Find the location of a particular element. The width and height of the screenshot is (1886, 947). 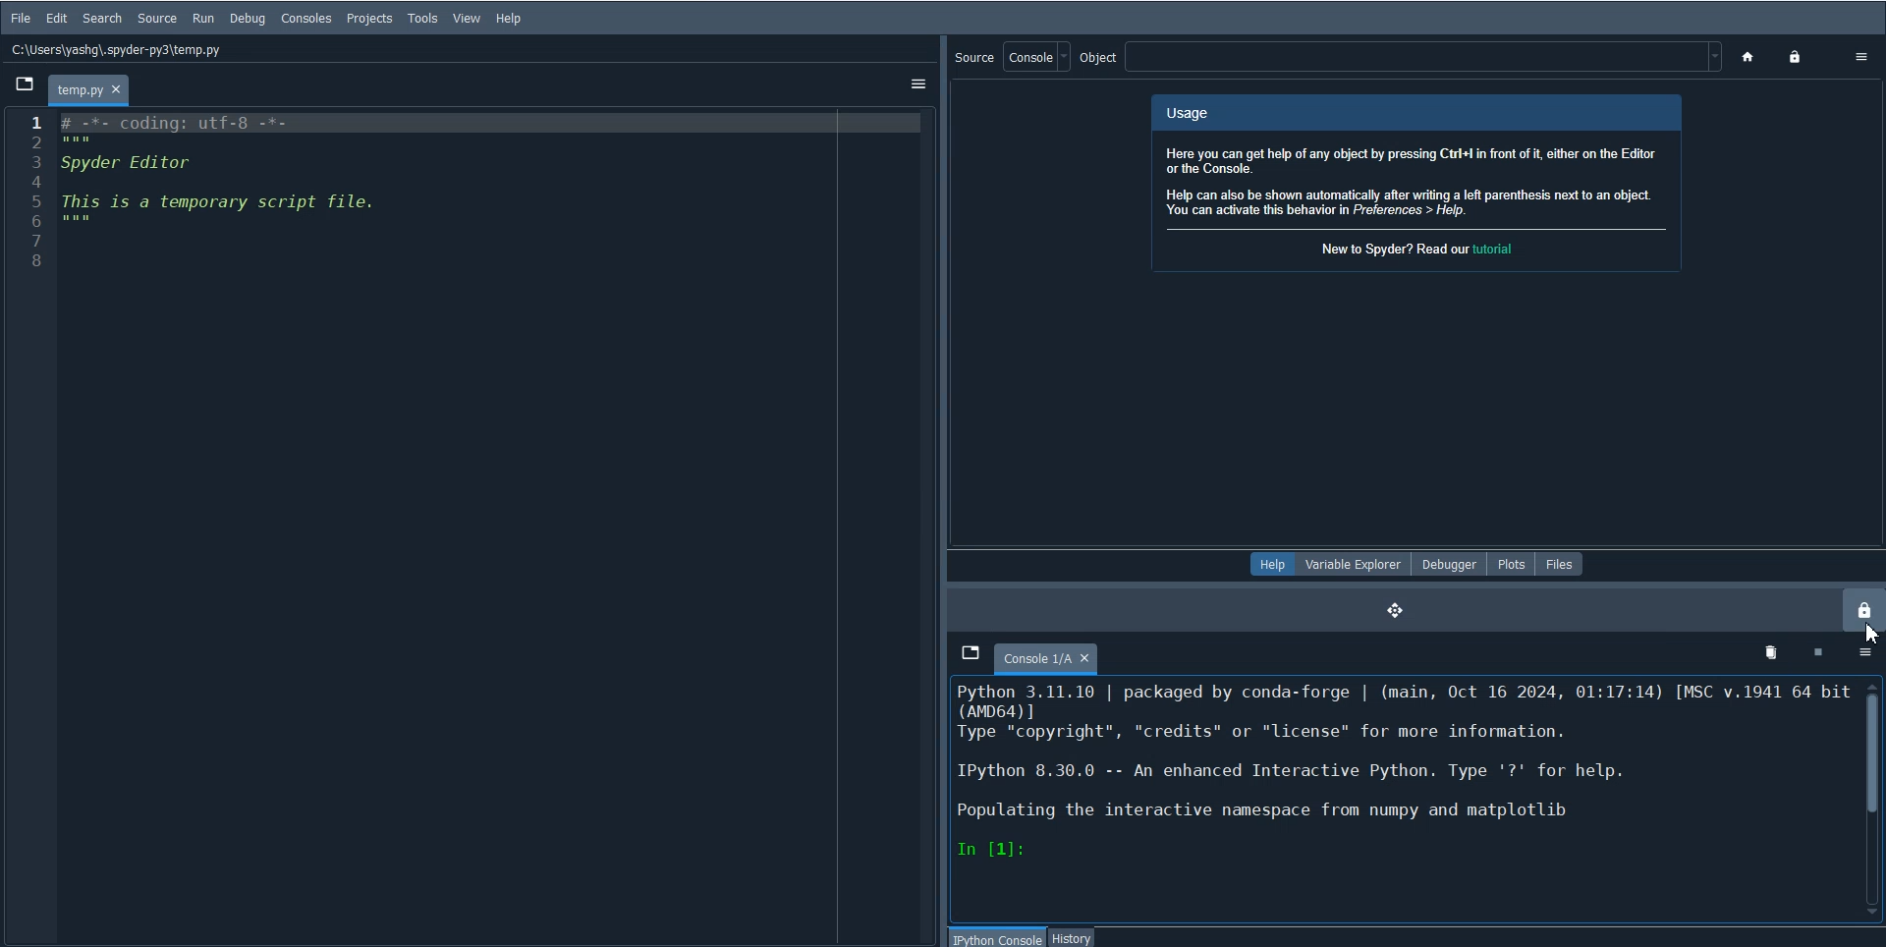

Variable Explorer is located at coordinates (1353, 564).